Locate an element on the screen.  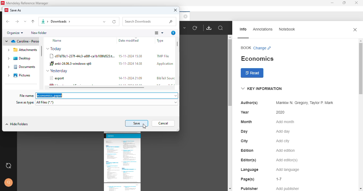
Caroline is located at coordinates (21, 41).